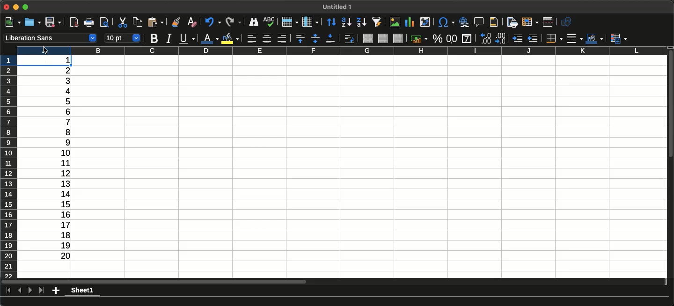 The height and width of the screenshot is (306, 674). What do you see at coordinates (594, 39) in the screenshot?
I see `Border color` at bounding box center [594, 39].